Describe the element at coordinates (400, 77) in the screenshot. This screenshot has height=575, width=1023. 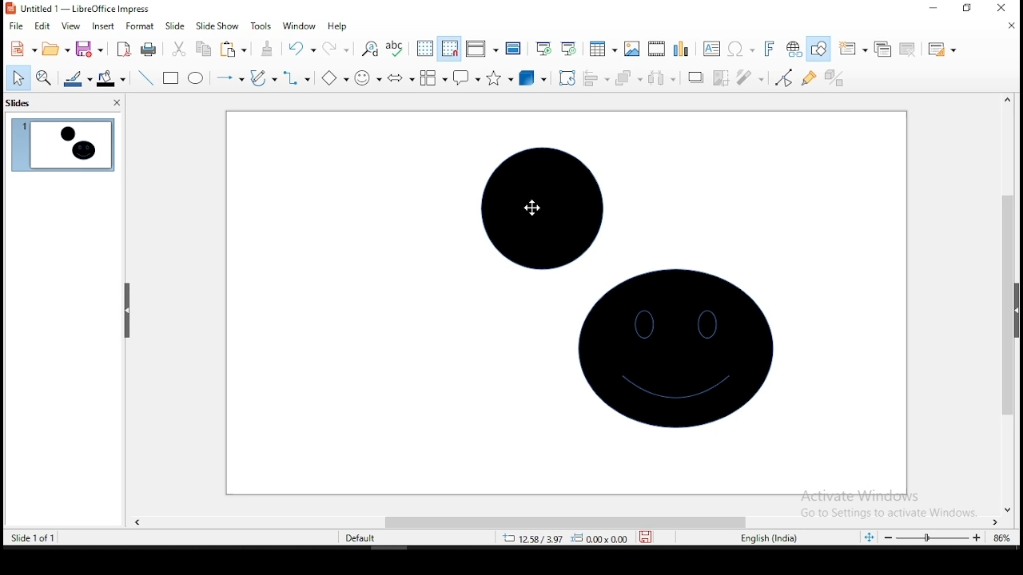
I see `block arrows` at that location.